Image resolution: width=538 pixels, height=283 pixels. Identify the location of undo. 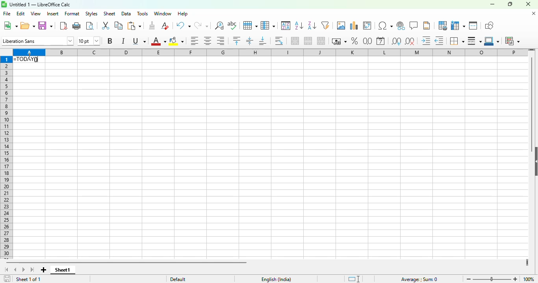
(183, 26).